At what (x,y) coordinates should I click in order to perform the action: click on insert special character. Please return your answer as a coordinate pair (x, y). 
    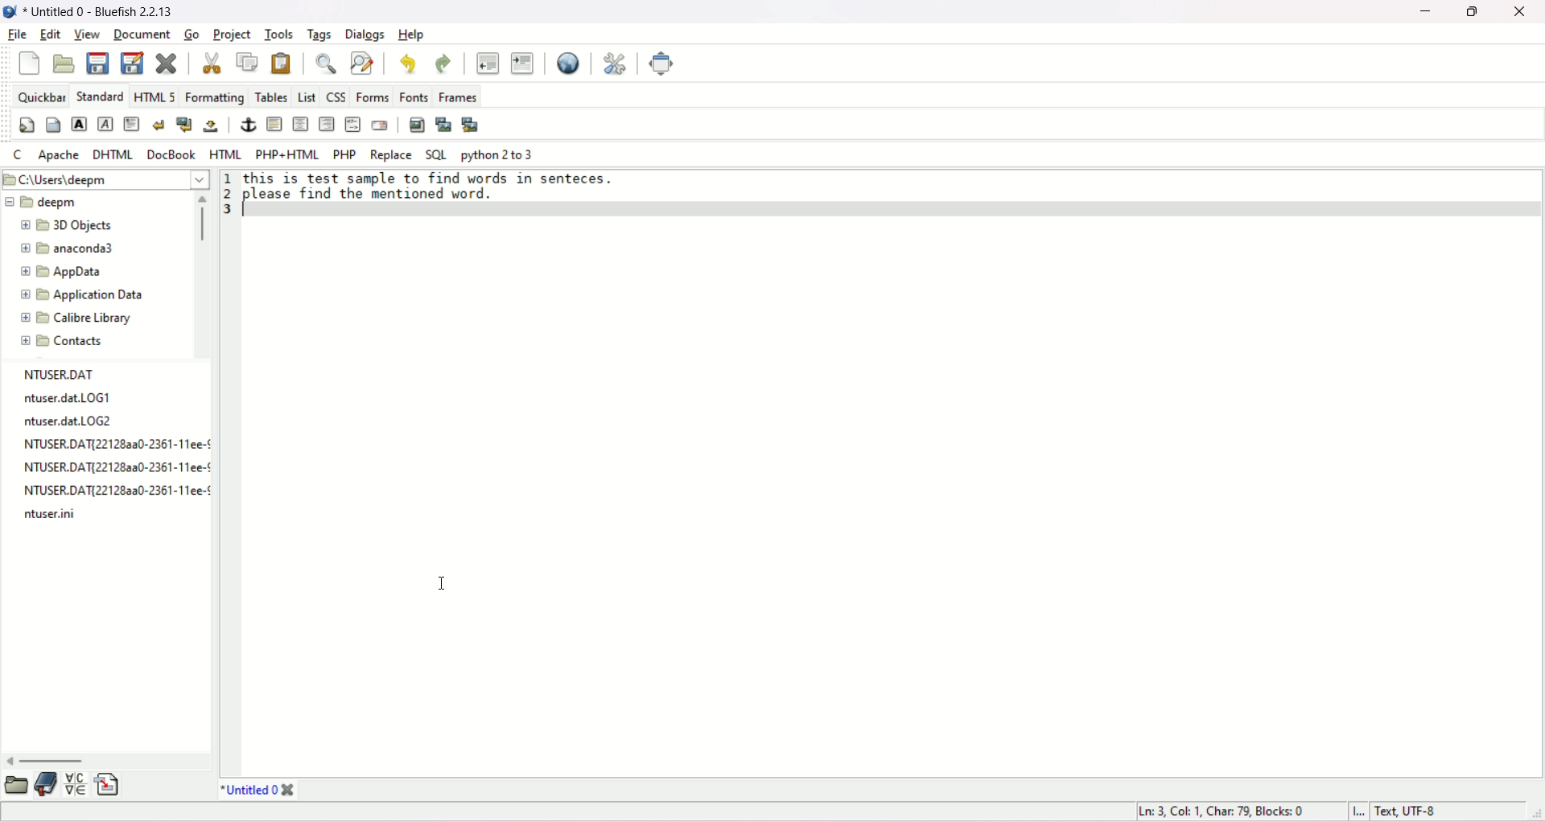
    Looking at the image, I should click on (76, 784).